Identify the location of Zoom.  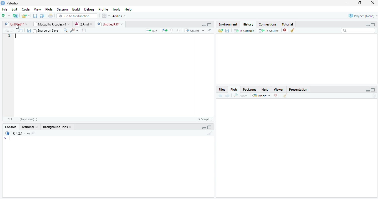
(66, 31).